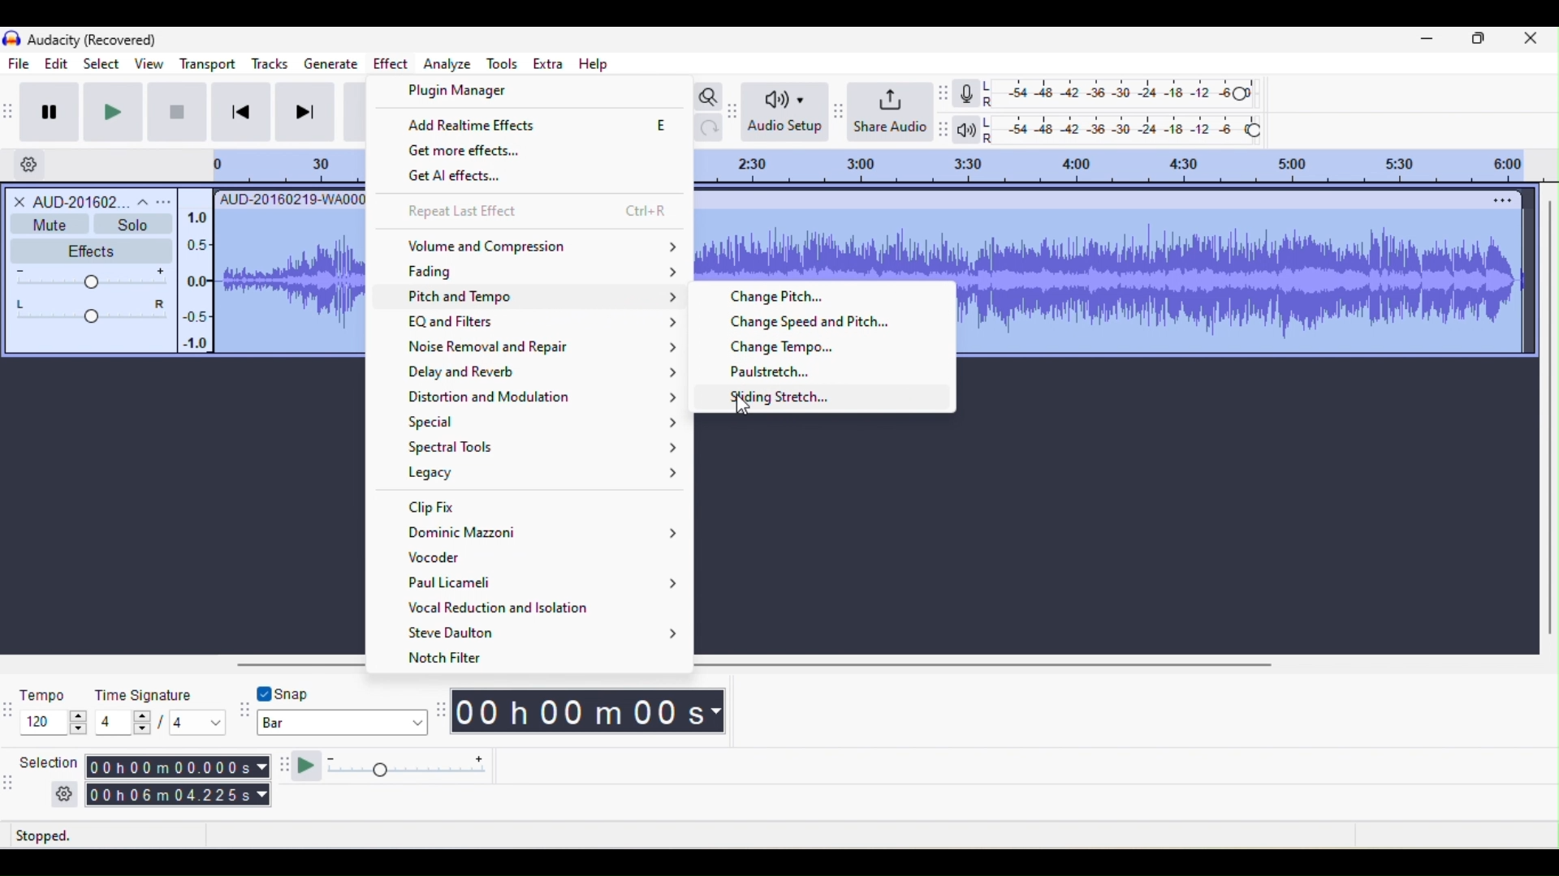 This screenshot has height=876, width=1559. Describe the element at coordinates (447, 67) in the screenshot. I see `analyze` at that location.